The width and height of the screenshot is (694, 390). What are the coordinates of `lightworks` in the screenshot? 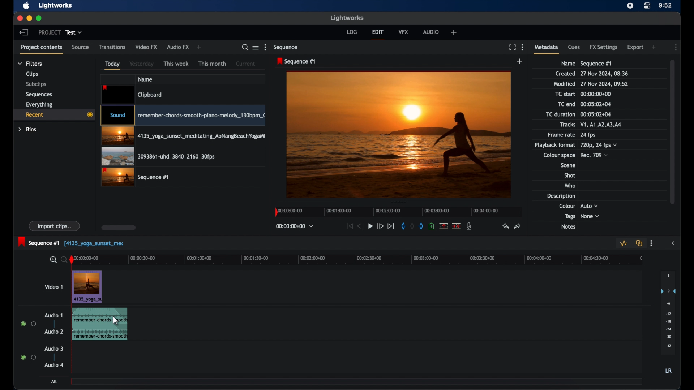 It's located at (55, 6).